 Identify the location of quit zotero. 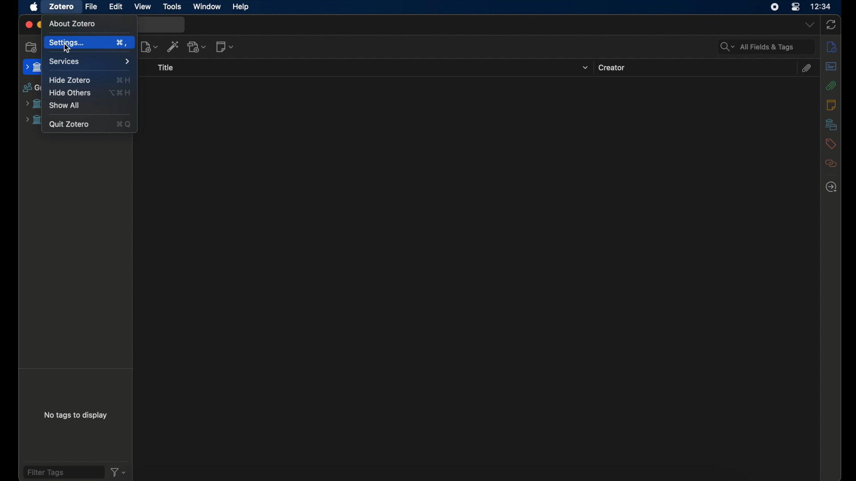
(70, 125).